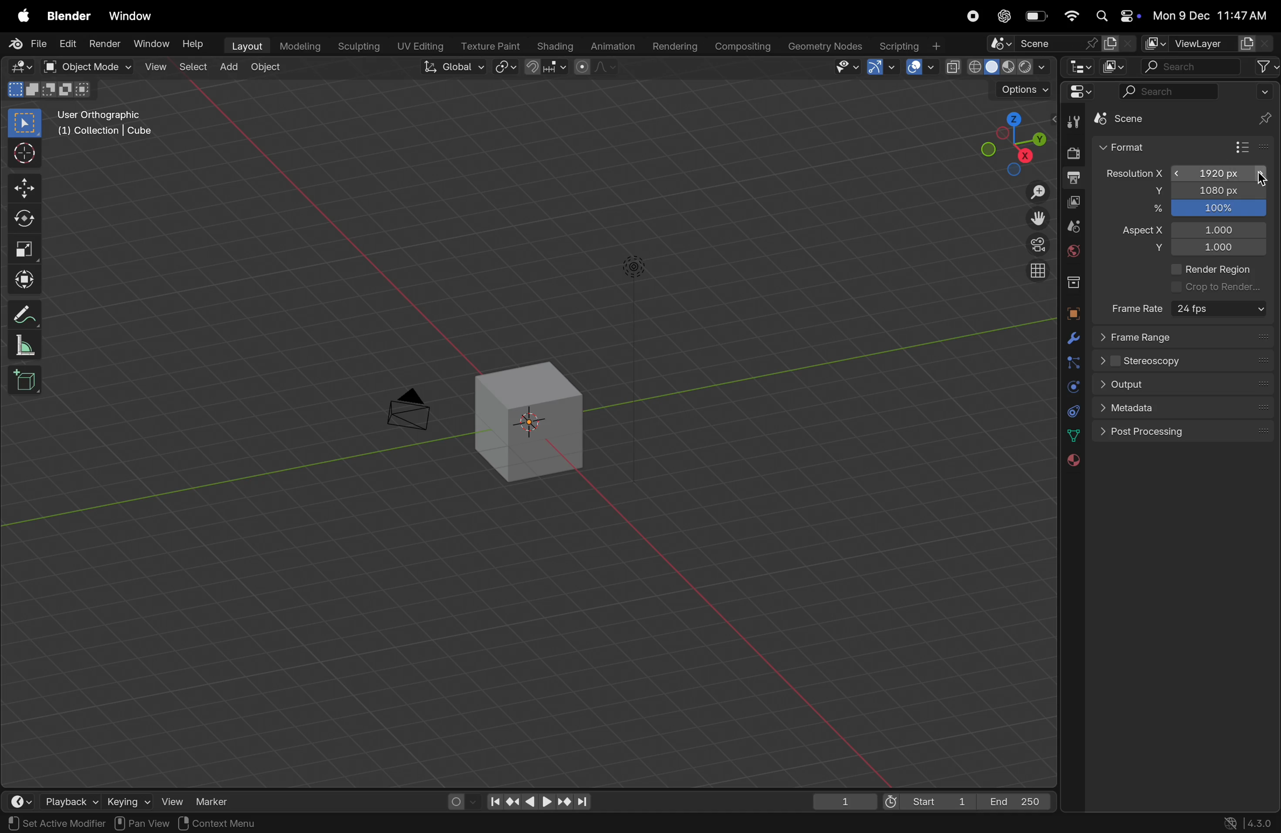 This screenshot has height=833, width=1281. I want to click on scripting, so click(914, 45).